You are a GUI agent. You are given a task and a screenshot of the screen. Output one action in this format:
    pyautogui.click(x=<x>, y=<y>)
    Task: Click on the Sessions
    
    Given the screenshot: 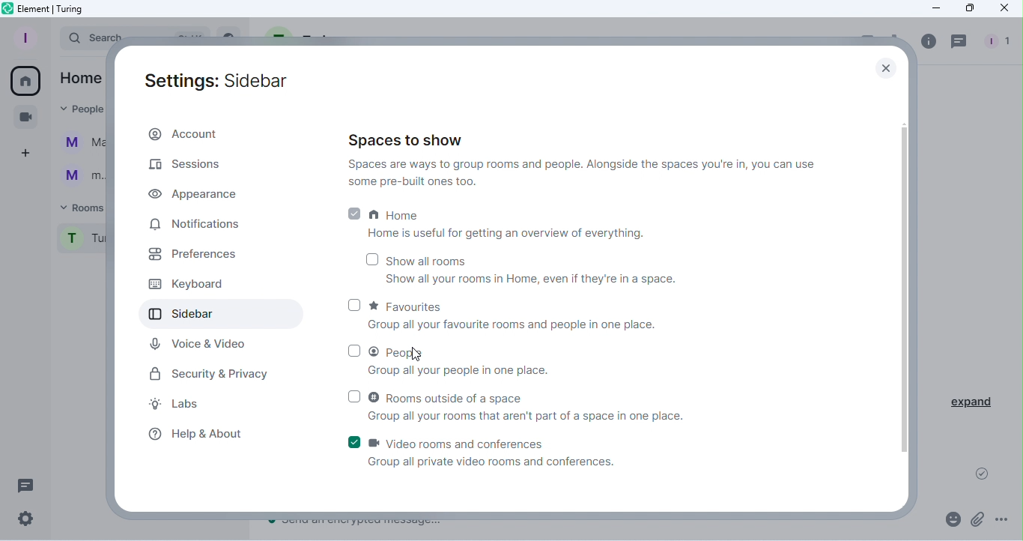 What is the action you would take?
    pyautogui.click(x=183, y=161)
    